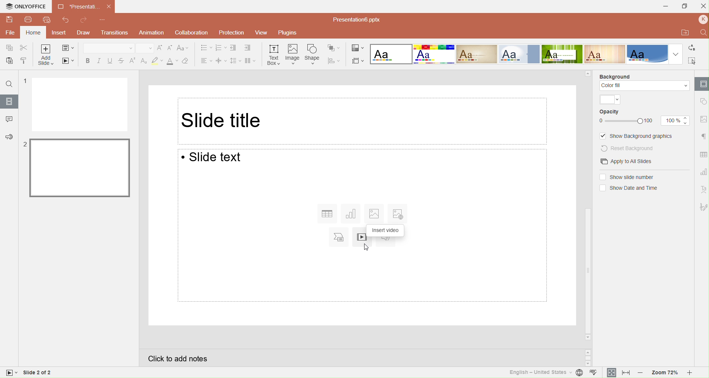 Image resolution: width=709 pixels, height=378 pixels. I want to click on Replace, so click(692, 47).